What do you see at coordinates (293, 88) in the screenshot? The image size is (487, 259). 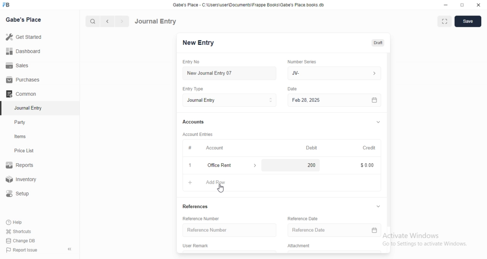 I see `Date` at bounding box center [293, 88].